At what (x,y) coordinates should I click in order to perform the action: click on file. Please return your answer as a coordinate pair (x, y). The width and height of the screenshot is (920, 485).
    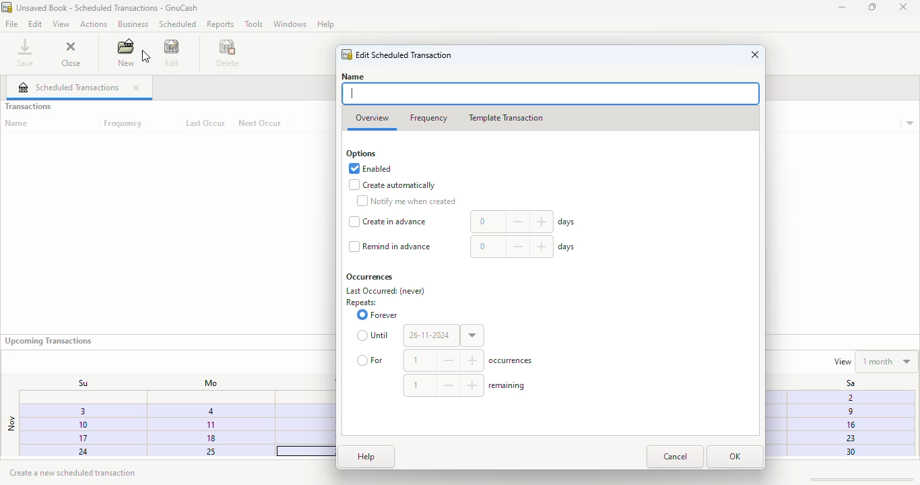
    Looking at the image, I should click on (11, 24).